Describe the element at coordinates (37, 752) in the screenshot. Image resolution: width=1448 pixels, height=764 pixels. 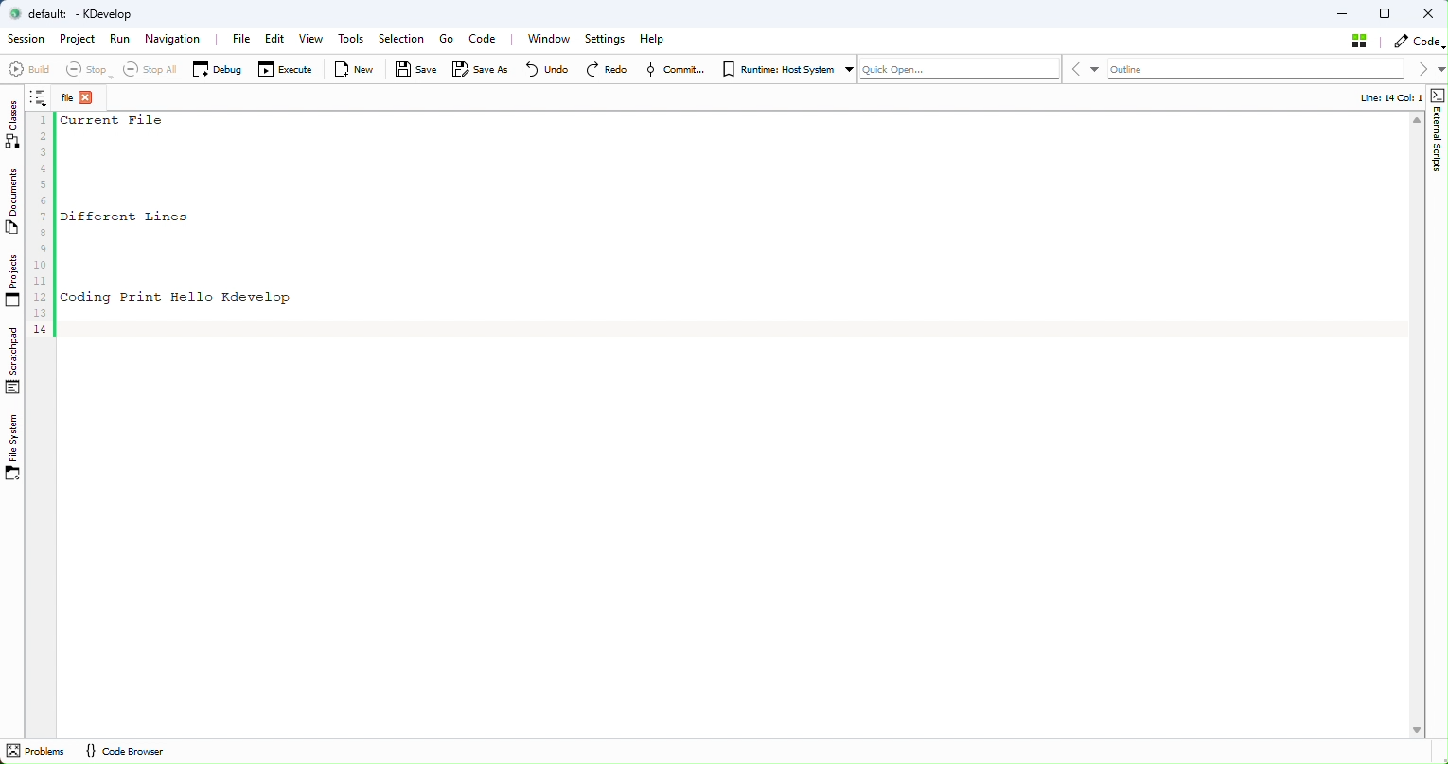
I see `Problems` at that location.